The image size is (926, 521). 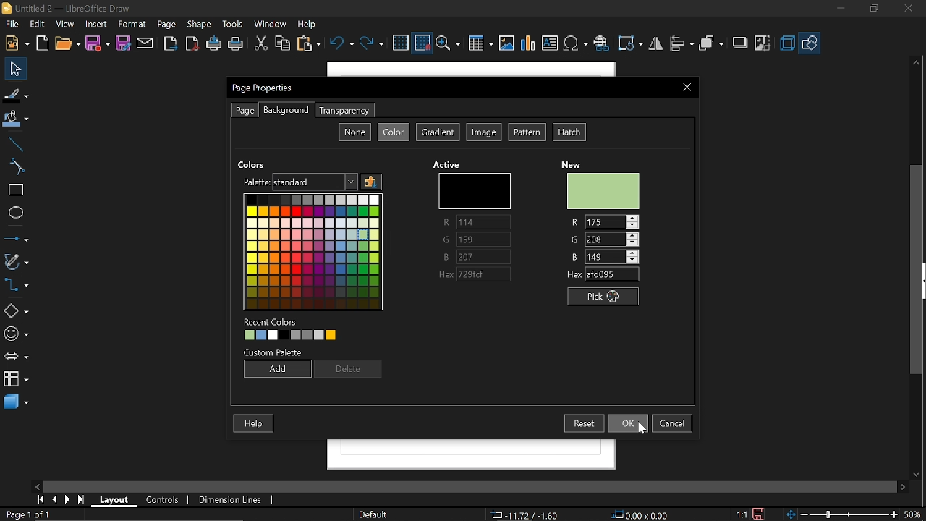 I want to click on Recent colors, so click(x=272, y=321).